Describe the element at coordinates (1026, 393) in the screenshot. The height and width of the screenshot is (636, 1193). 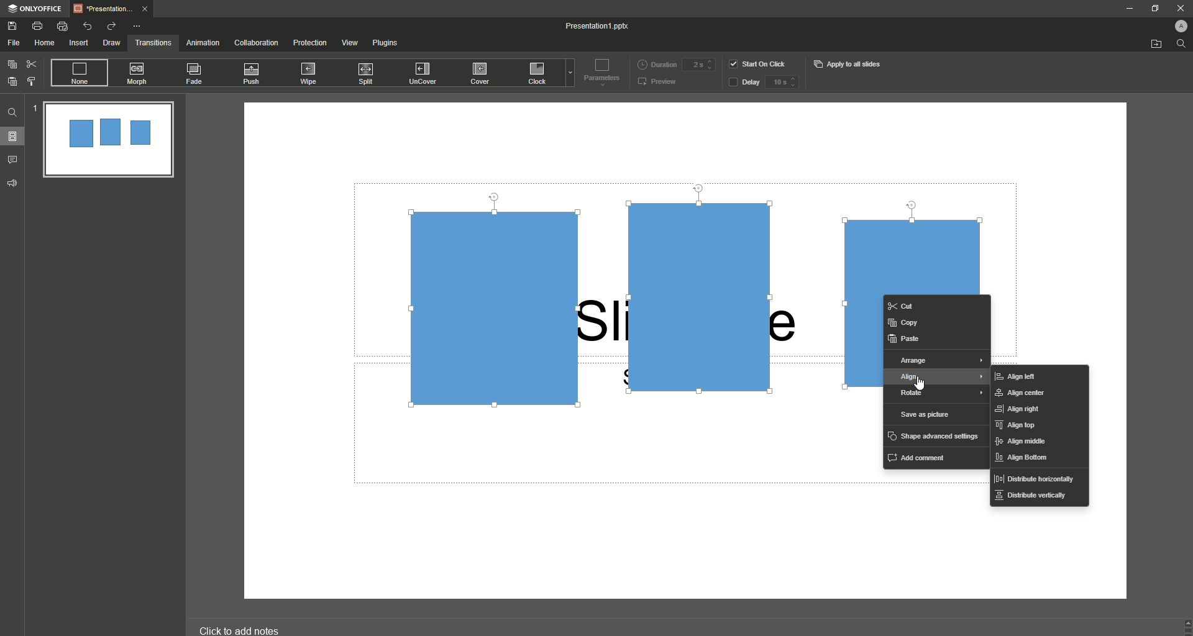
I see `Align center` at that location.